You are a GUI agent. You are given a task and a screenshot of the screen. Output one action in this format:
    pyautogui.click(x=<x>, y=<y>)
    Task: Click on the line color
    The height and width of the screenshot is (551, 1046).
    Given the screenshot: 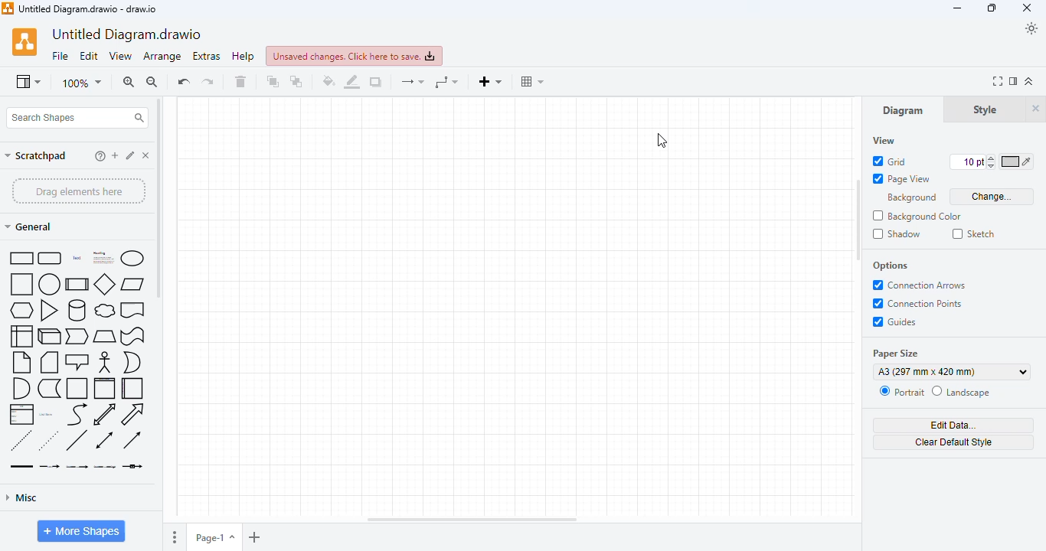 What is the action you would take?
    pyautogui.click(x=352, y=82)
    